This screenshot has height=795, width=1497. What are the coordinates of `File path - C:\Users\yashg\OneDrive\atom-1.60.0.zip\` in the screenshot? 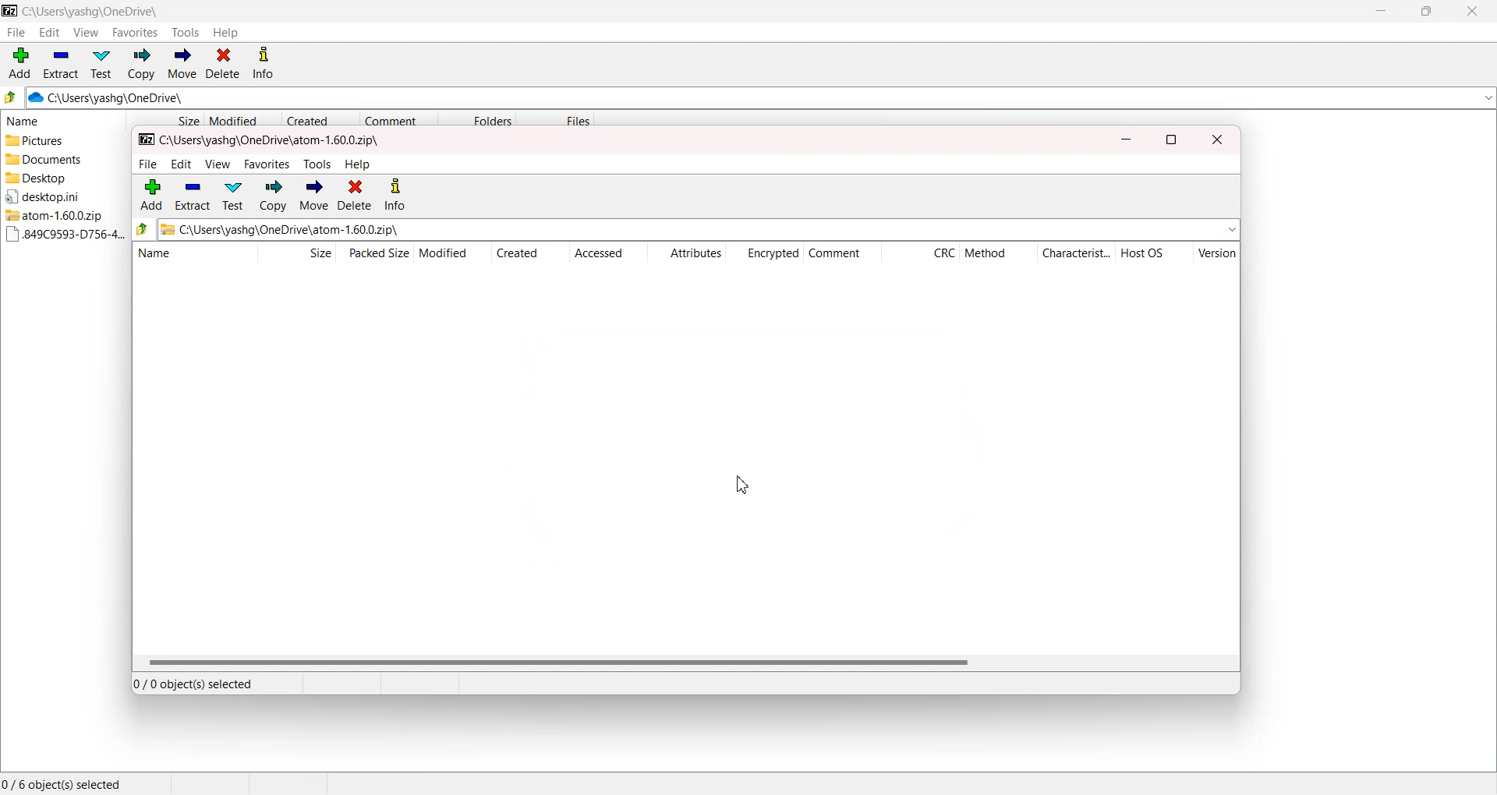 It's located at (260, 141).